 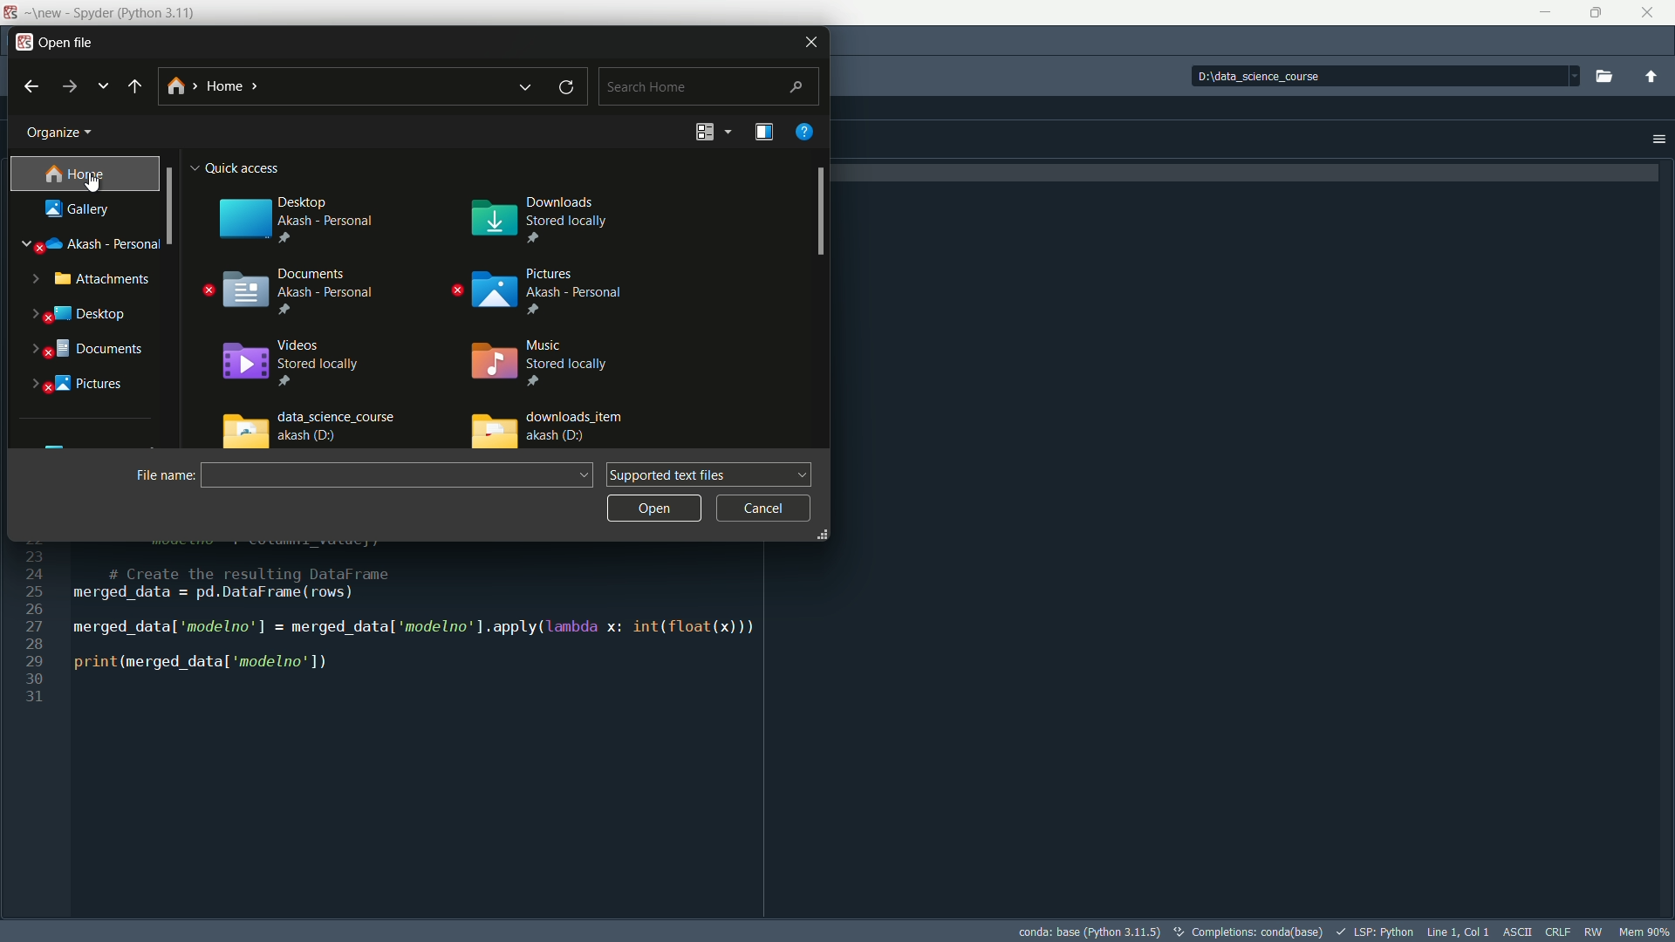 I want to click on documents, so click(x=97, y=352).